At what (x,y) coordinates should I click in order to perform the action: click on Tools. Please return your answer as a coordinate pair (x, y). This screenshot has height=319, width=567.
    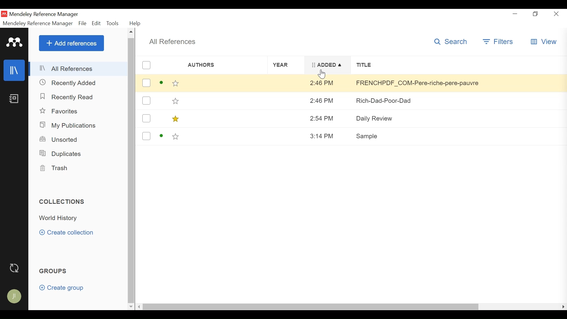
    Looking at the image, I should click on (113, 23).